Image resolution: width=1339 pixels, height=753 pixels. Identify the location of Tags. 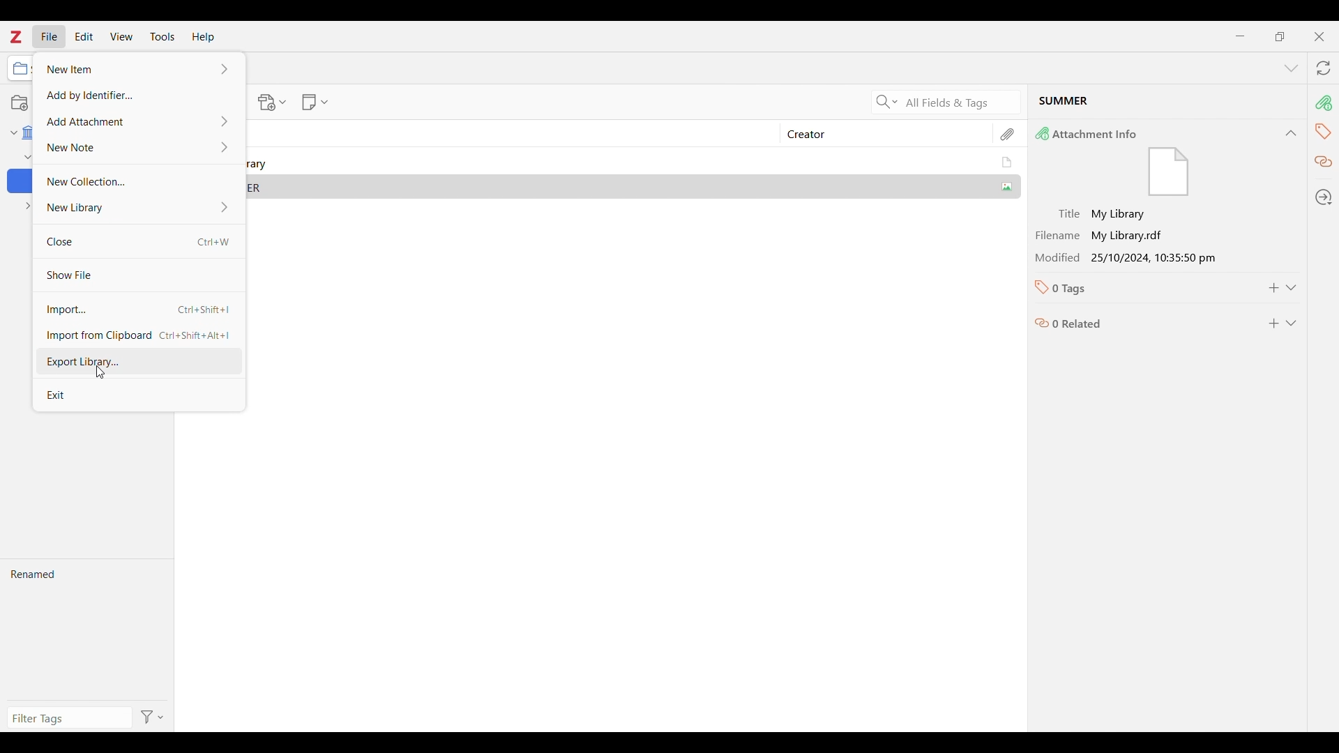
(1325, 131).